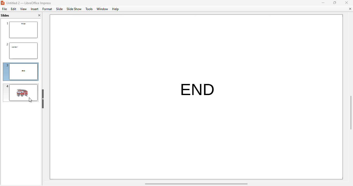  I want to click on close pane, so click(39, 15).